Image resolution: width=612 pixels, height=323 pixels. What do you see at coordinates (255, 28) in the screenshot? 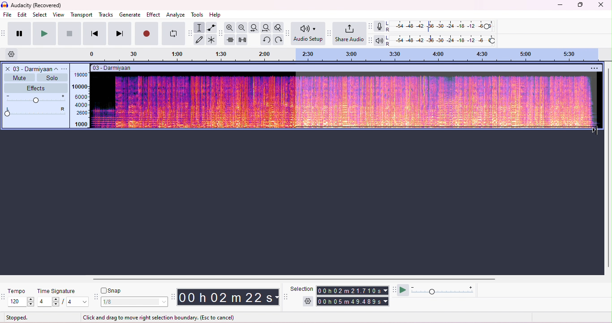
I see `fit selection to width` at bounding box center [255, 28].